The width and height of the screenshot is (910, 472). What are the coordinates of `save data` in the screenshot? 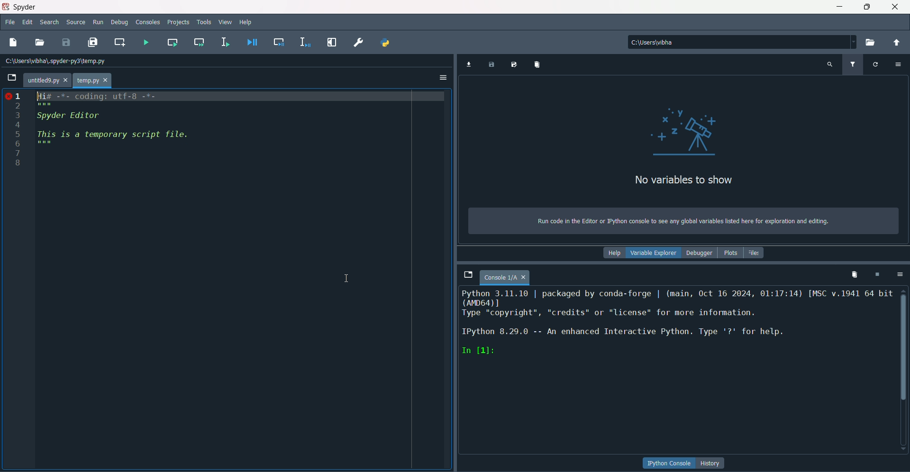 It's located at (492, 65).